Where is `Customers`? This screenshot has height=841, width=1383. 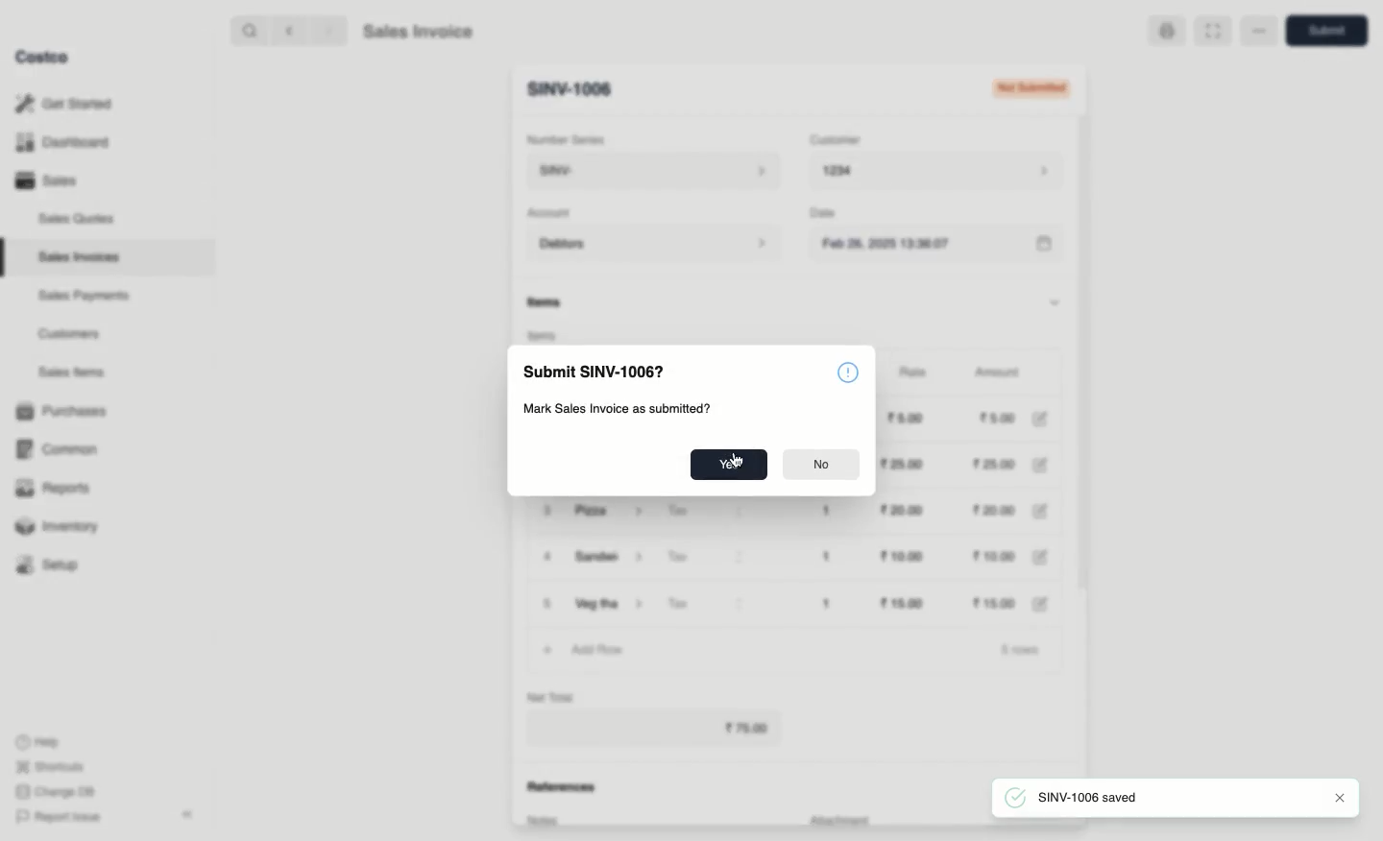 Customers is located at coordinates (69, 333).